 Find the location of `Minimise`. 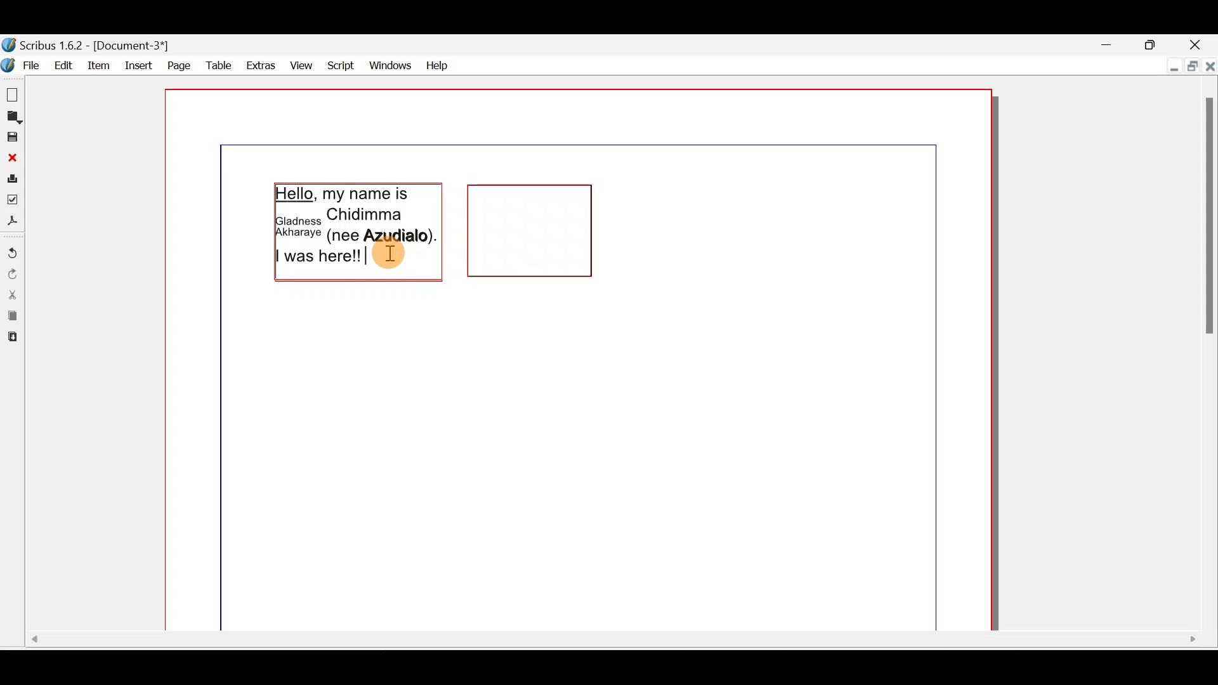

Minimise is located at coordinates (1171, 63).